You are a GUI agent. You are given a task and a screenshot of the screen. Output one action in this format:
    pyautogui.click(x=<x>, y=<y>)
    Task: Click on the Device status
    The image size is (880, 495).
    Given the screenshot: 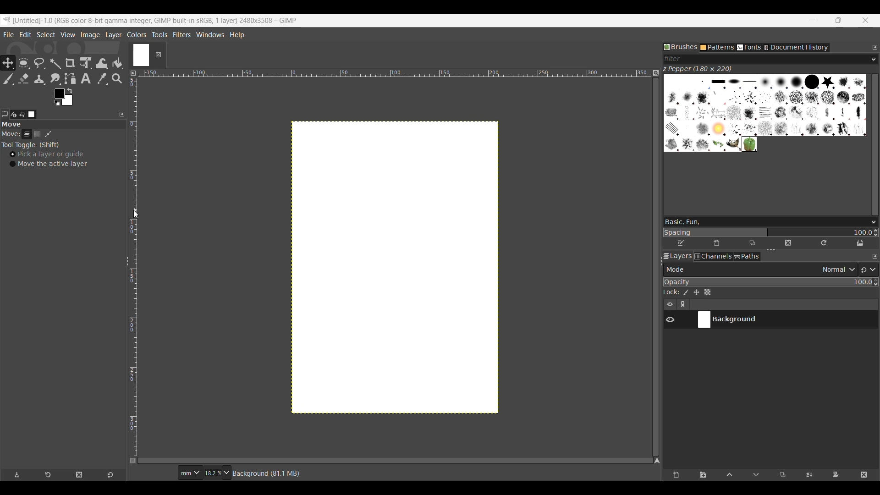 What is the action you would take?
    pyautogui.click(x=13, y=115)
    